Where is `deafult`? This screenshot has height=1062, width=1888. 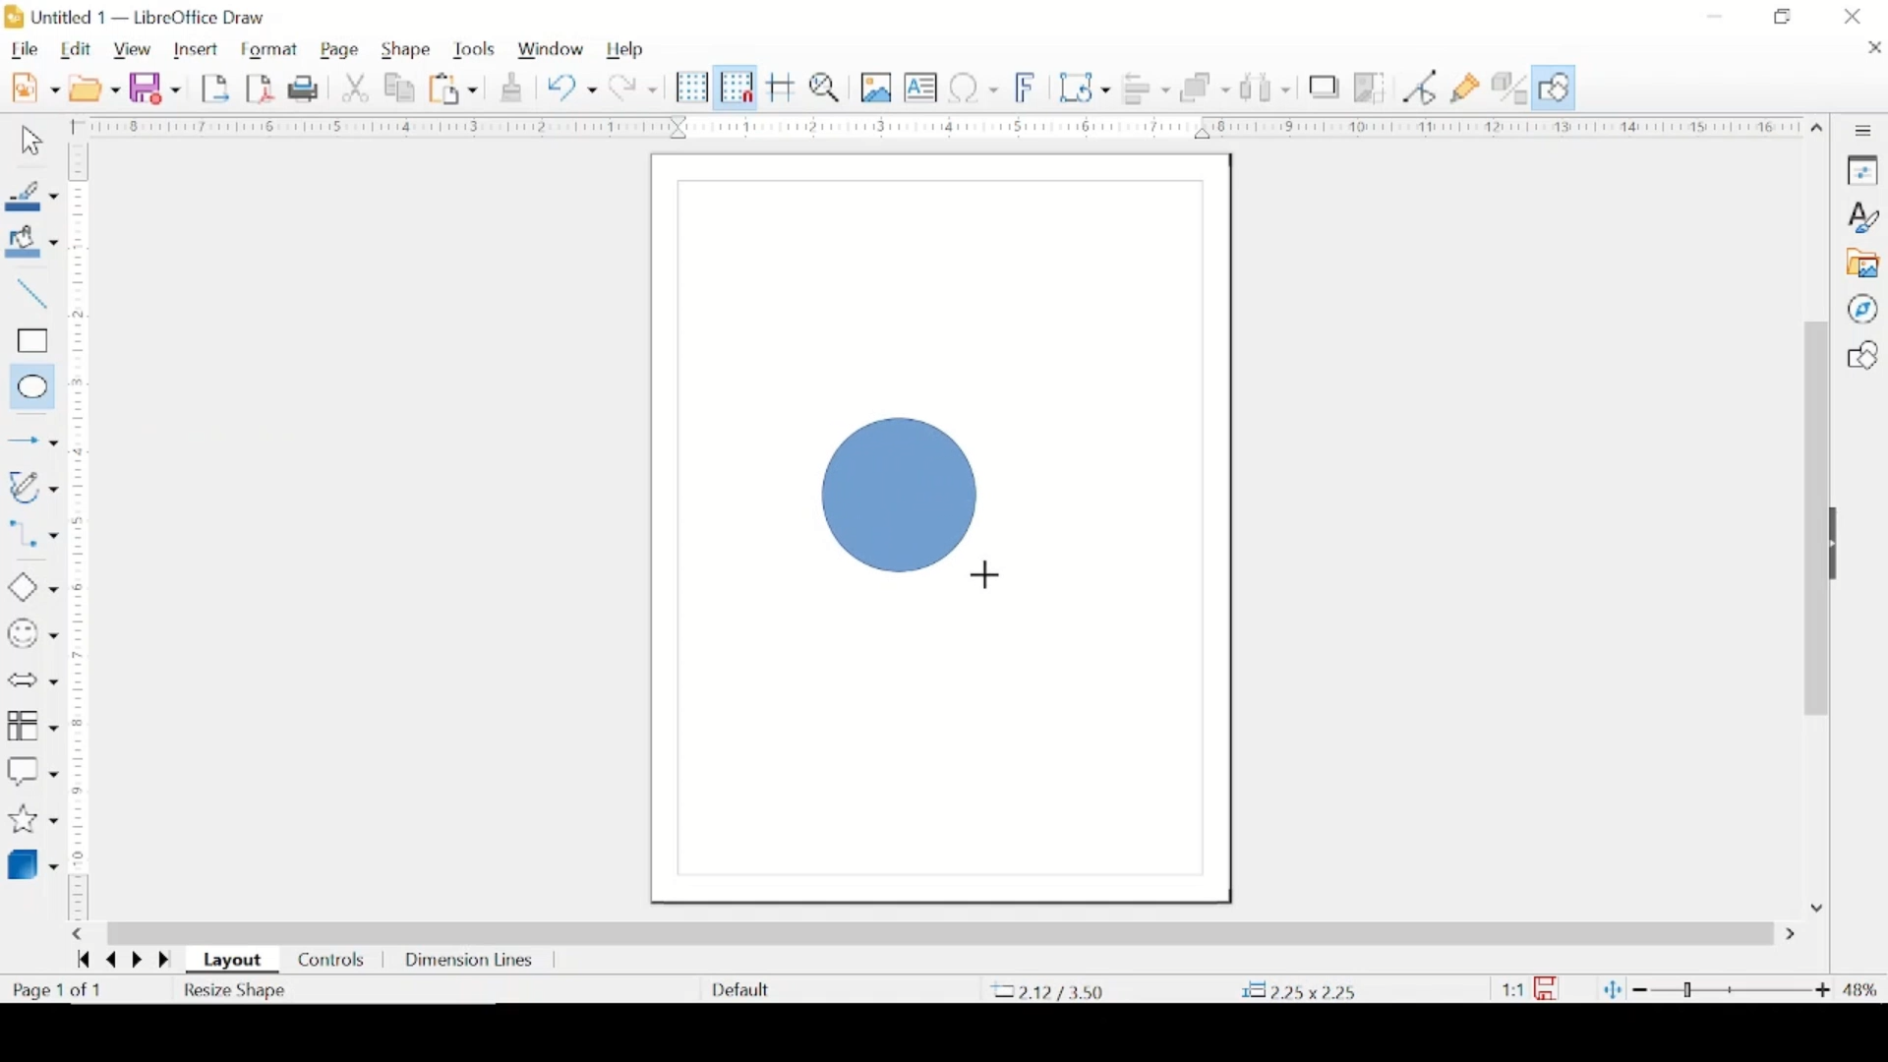
deafult is located at coordinates (737, 990).